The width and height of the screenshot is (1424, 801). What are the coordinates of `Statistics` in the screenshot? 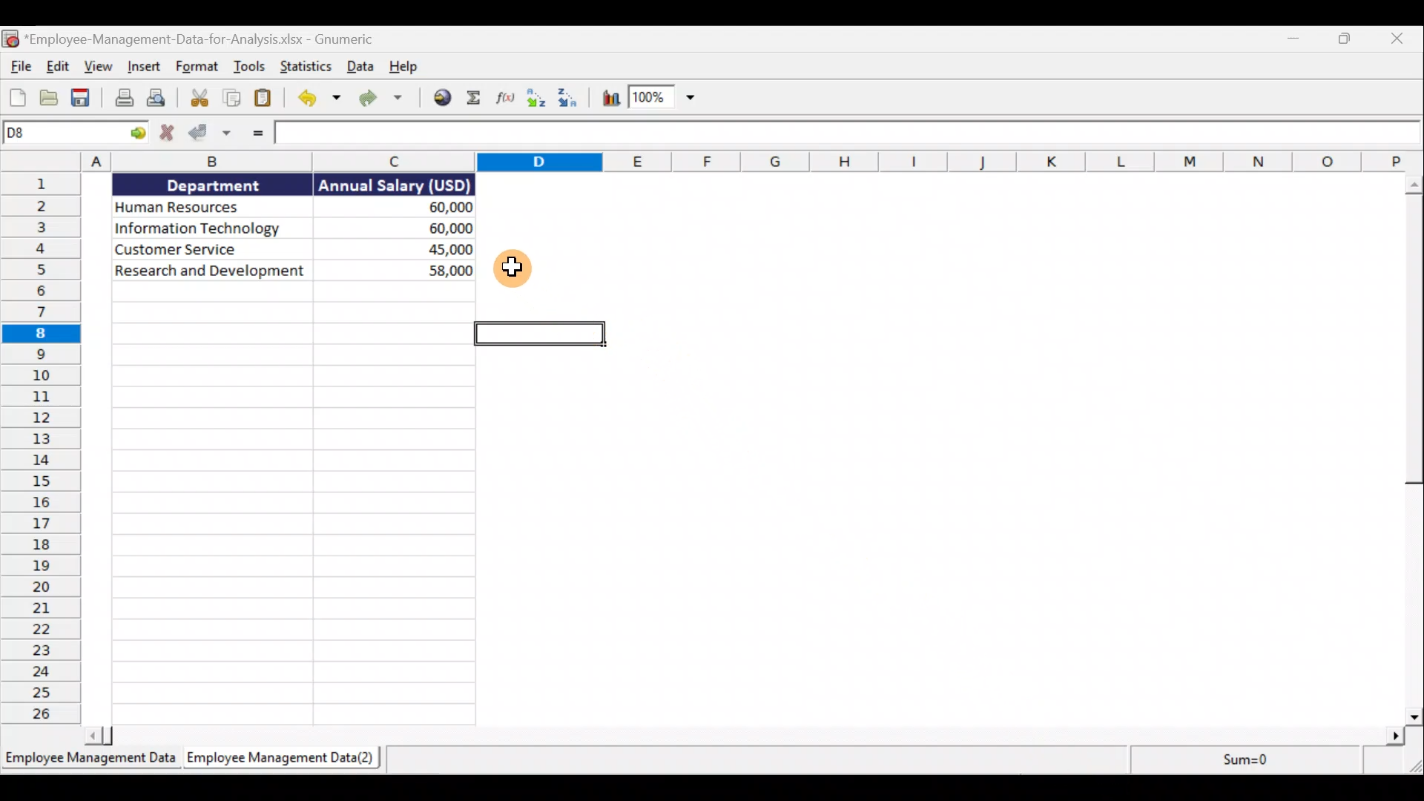 It's located at (308, 67).